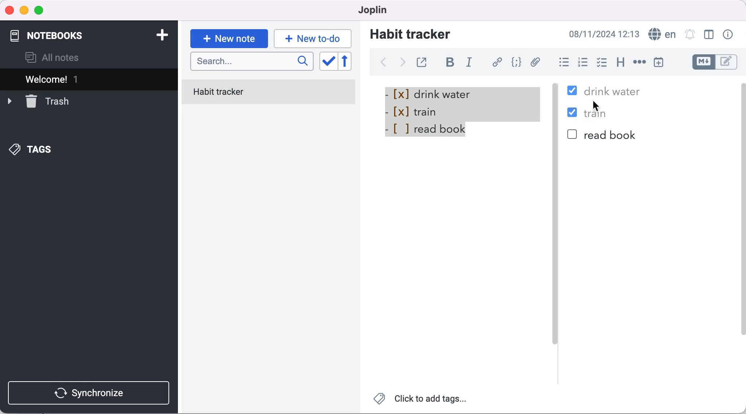 The width and height of the screenshot is (746, 414). What do you see at coordinates (431, 94) in the screenshot?
I see `- [x] drink water` at bounding box center [431, 94].